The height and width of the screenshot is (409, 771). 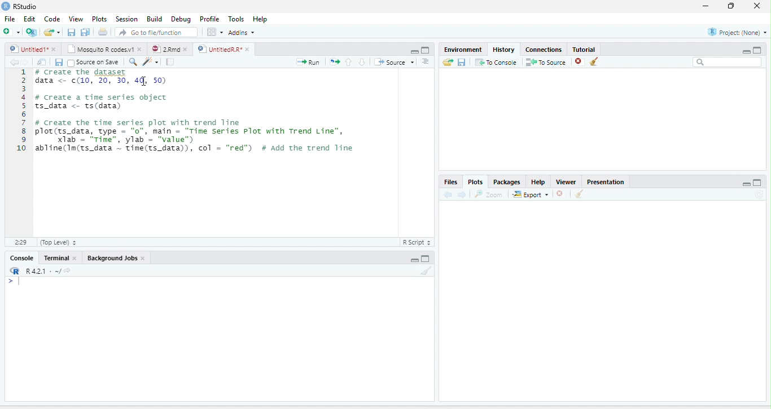 I want to click on Line number, so click(x=20, y=111).